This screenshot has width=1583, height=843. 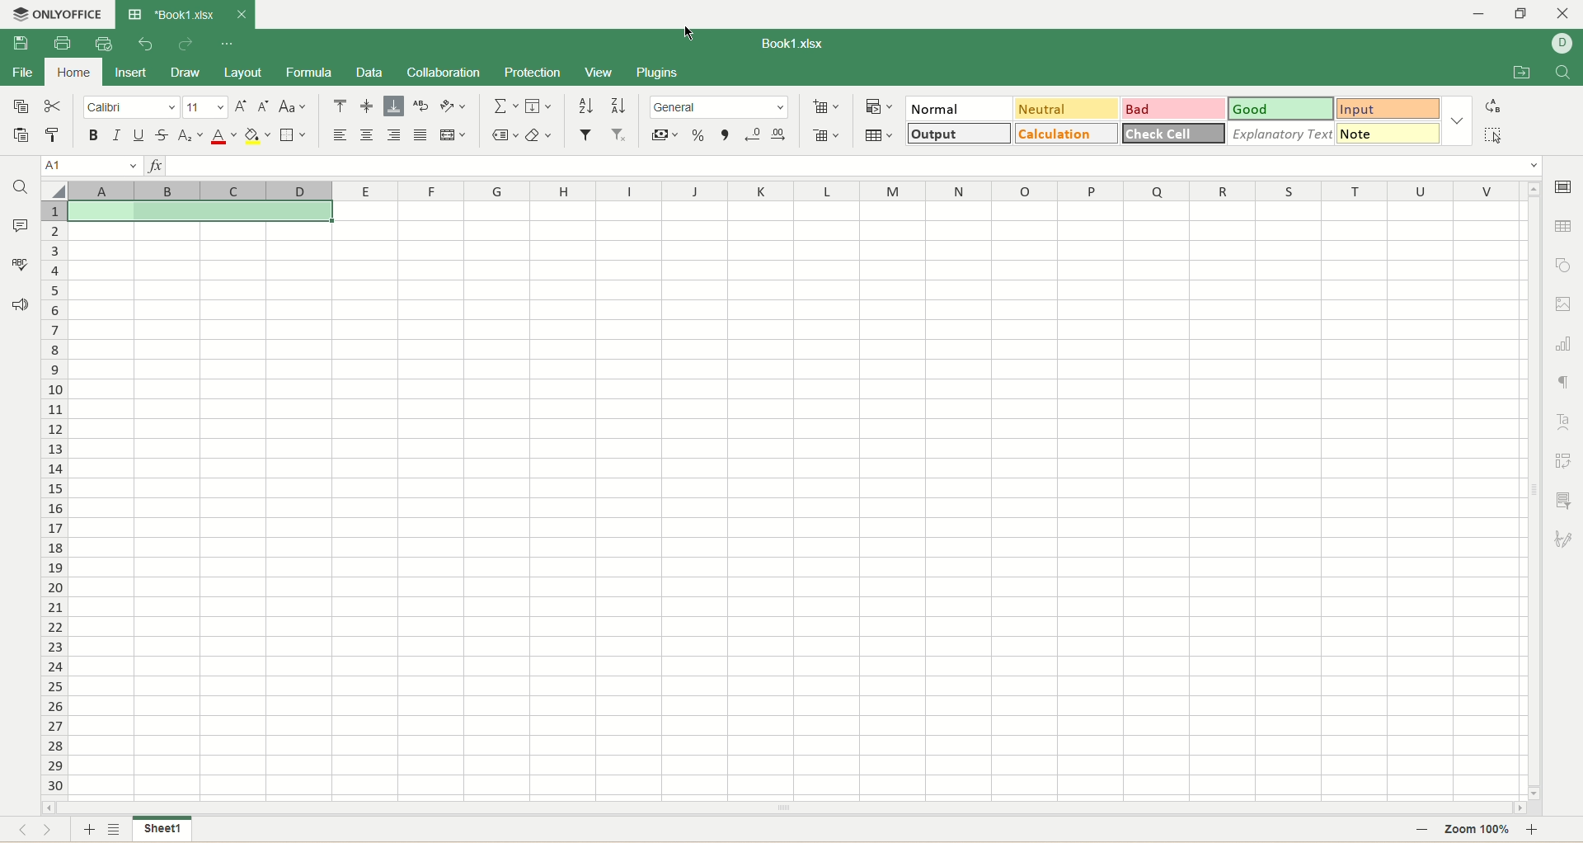 I want to click on check cell, so click(x=1175, y=134).